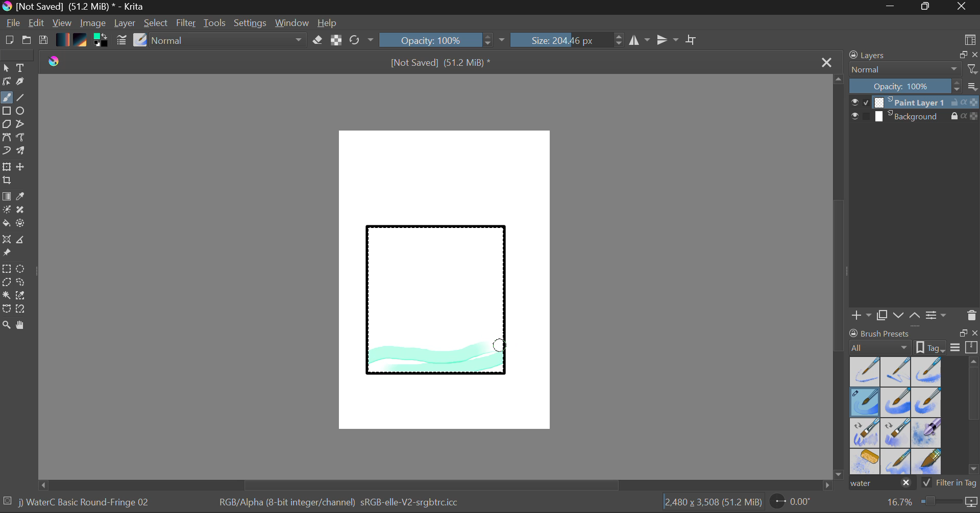 This screenshot has width=980, height=513. What do you see at coordinates (21, 98) in the screenshot?
I see `Line` at bounding box center [21, 98].